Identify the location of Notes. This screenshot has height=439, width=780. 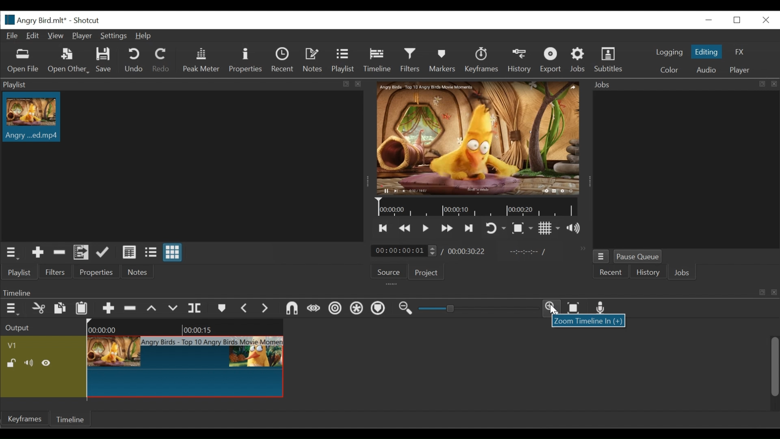
(136, 273).